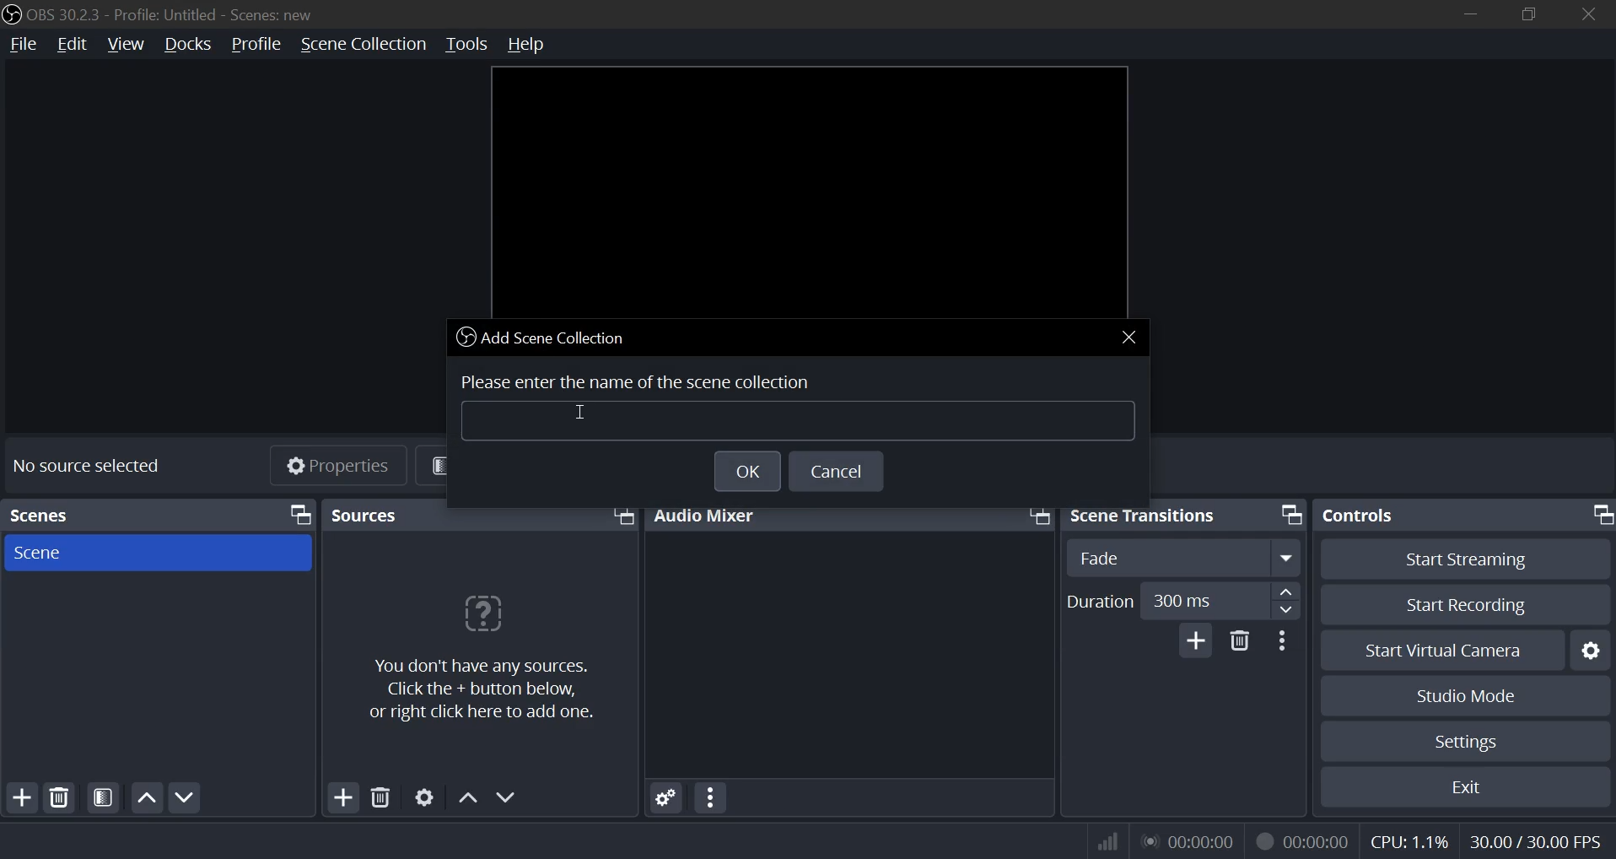 The width and height of the screenshot is (1616, 859). What do you see at coordinates (1302, 840) in the screenshot?
I see `record streamed` at bounding box center [1302, 840].